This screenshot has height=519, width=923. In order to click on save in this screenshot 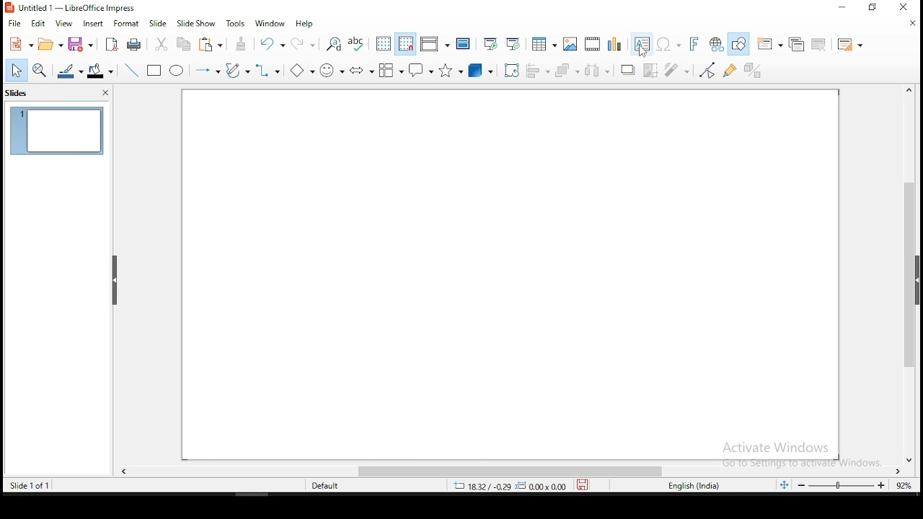, I will do `click(583, 484)`.